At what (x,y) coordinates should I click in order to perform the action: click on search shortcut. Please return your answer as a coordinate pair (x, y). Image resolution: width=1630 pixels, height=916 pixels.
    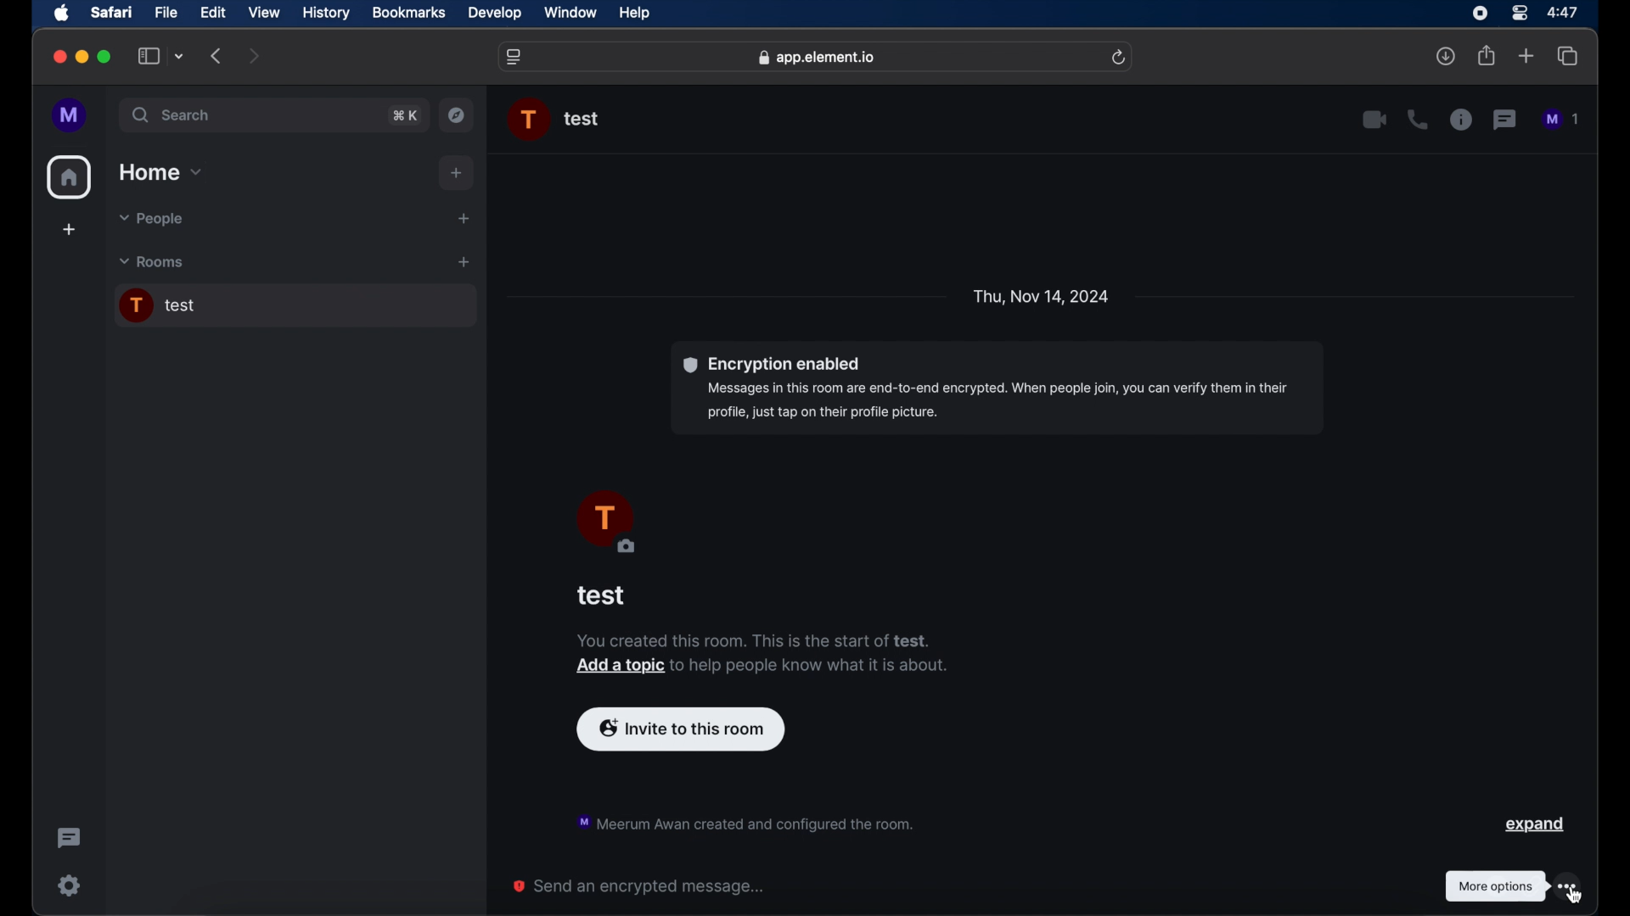
    Looking at the image, I should click on (404, 114).